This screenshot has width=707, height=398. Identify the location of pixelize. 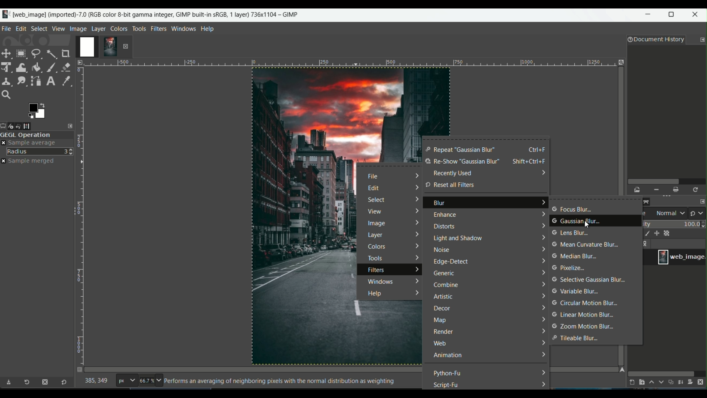
(572, 268).